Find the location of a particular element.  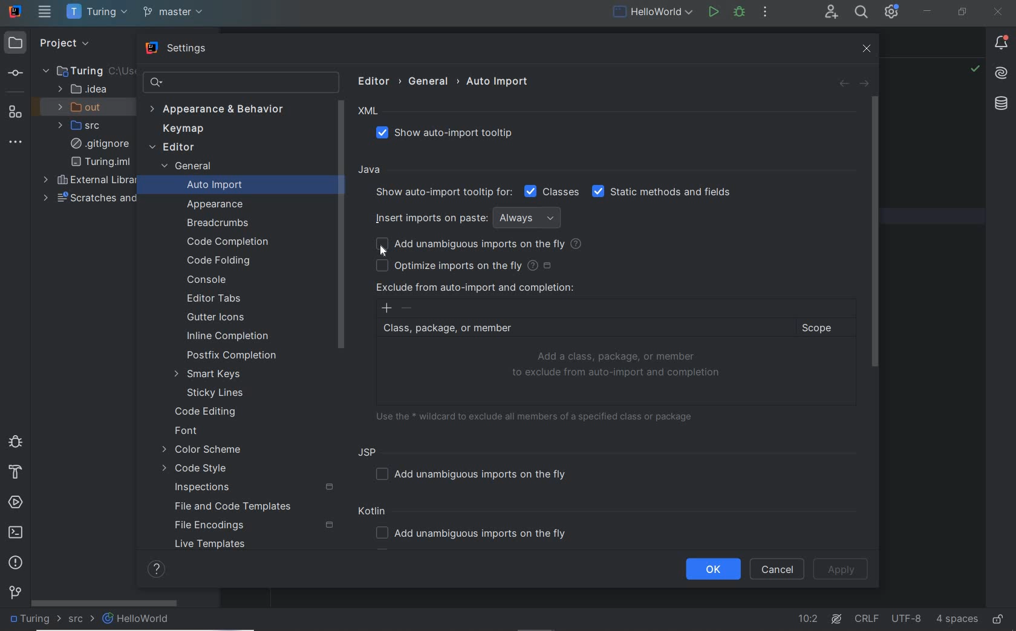

FILE AND CODE TEMPLATES is located at coordinates (229, 508).